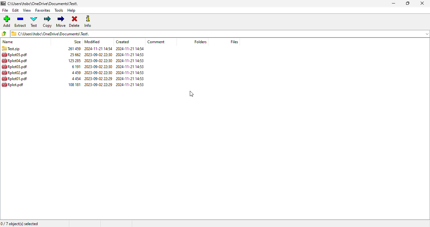  I want to click on size, so click(75, 84).